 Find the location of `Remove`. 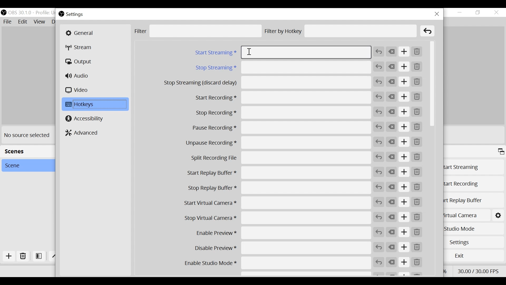

Remove is located at coordinates (416, 112).